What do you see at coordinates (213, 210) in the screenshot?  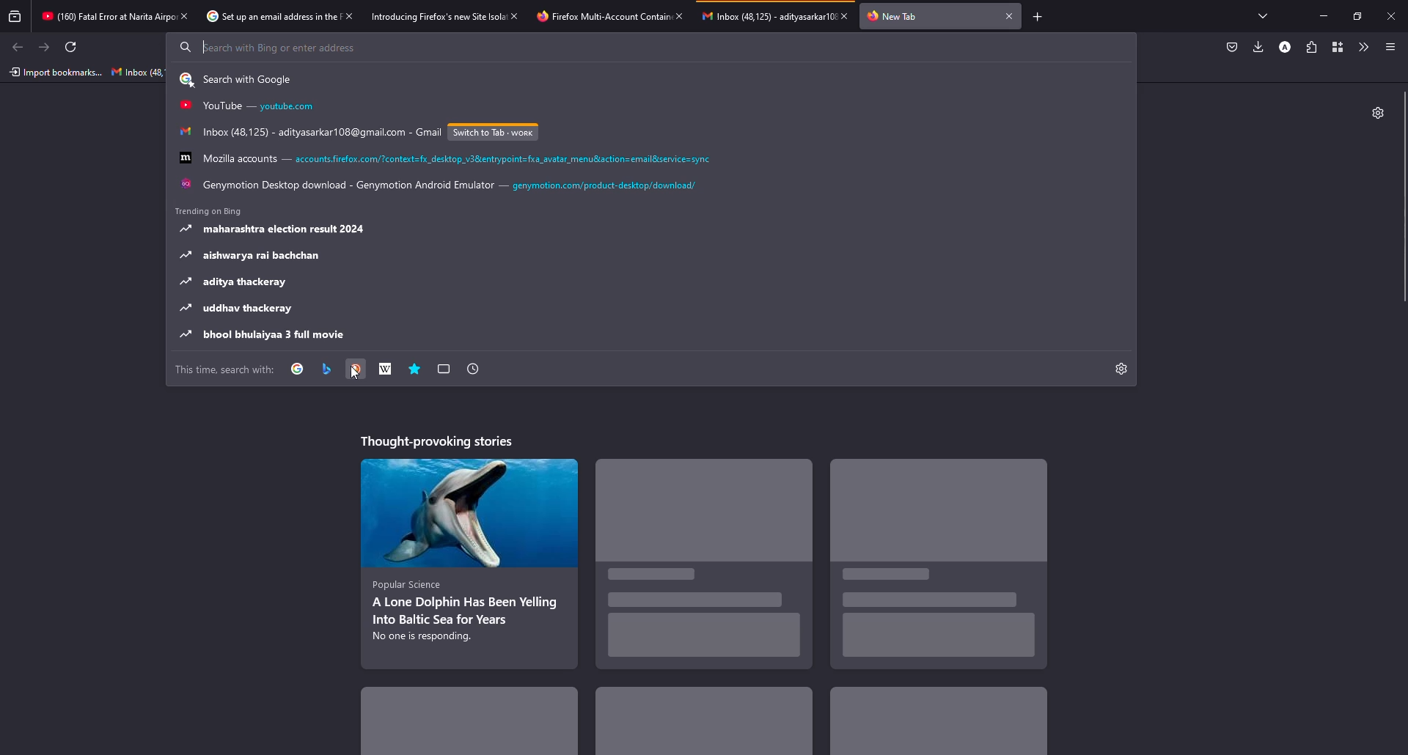 I see `trending` at bounding box center [213, 210].